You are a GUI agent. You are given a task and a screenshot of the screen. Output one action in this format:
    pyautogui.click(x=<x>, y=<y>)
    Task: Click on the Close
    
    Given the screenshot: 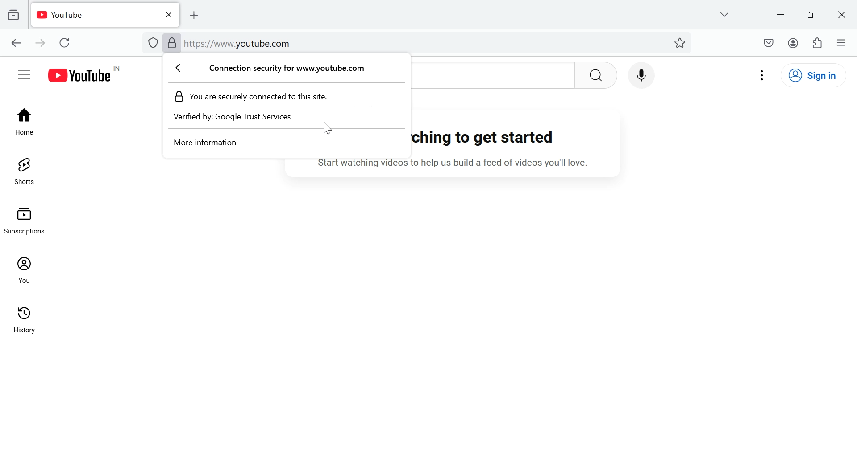 What is the action you would take?
    pyautogui.click(x=167, y=14)
    